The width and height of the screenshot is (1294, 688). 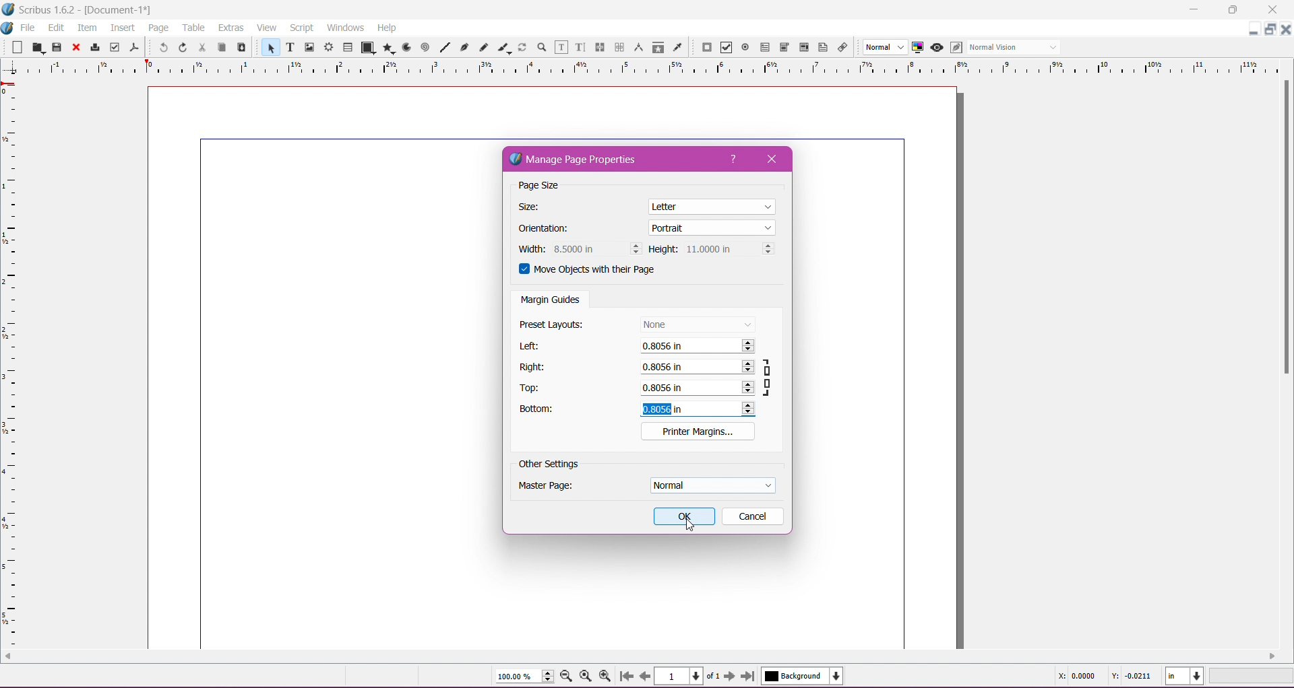 What do you see at coordinates (425, 48) in the screenshot?
I see `Spiral` at bounding box center [425, 48].